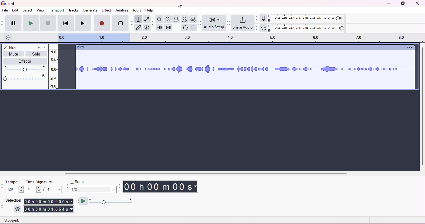  Describe the element at coordinates (403, 4) in the screenshot. I see `maximize` at that location.